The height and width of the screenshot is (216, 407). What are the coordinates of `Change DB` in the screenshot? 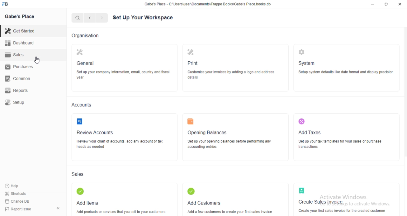 It's located at (18, 201).